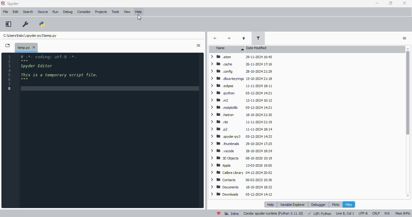 Image resolution: width=412 pixels, height=217 pixels. What do you see at coordinates (240, 86) in the screenshot?
I see `> MW edipse 11-11-2024 18:11` at bounding box center [240, 86].